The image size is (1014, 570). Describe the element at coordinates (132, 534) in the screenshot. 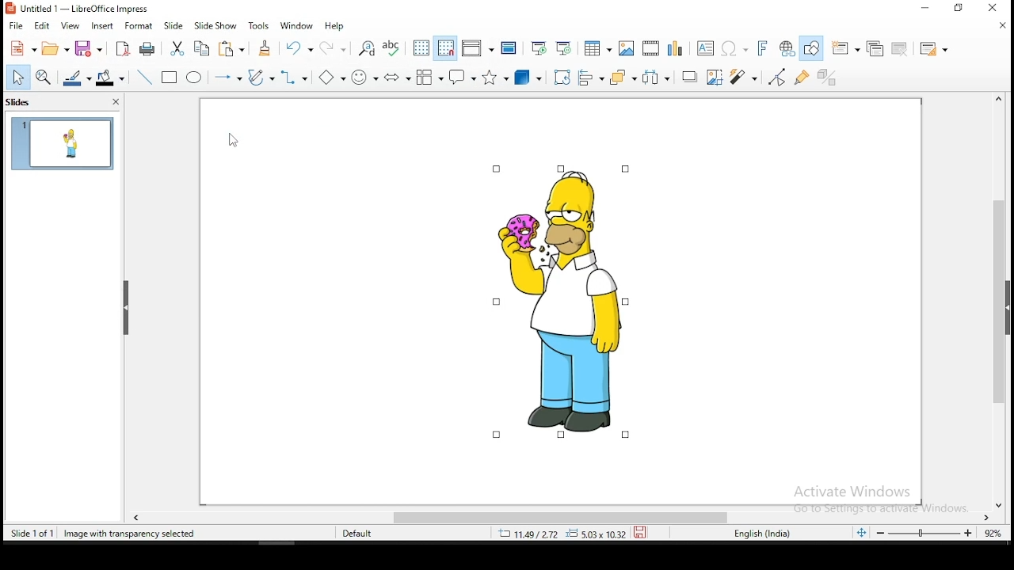

I see `image with transparency selected` at that location.